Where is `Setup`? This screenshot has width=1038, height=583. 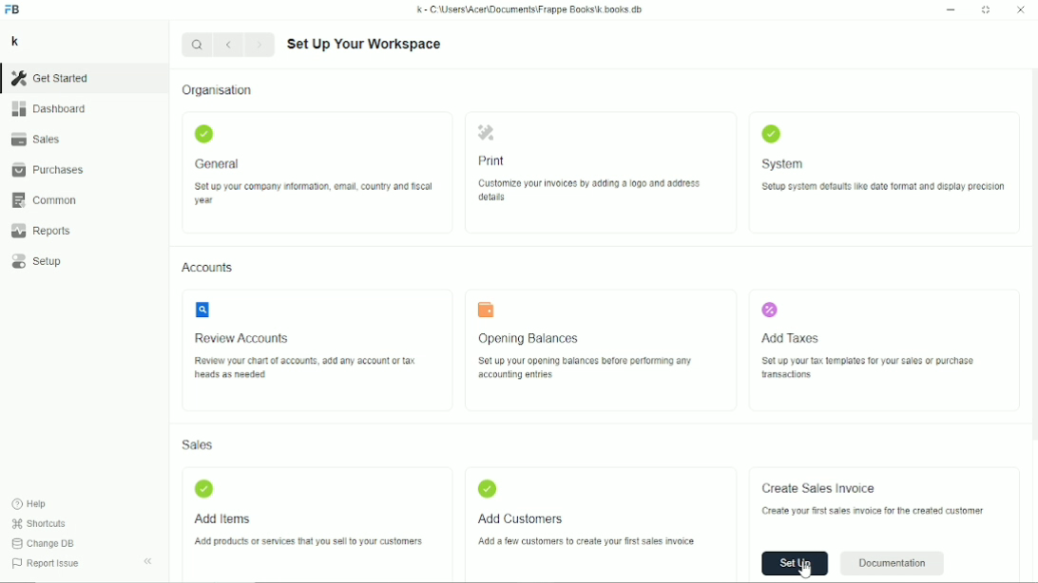
Setup is located at coordinates (38, 261).